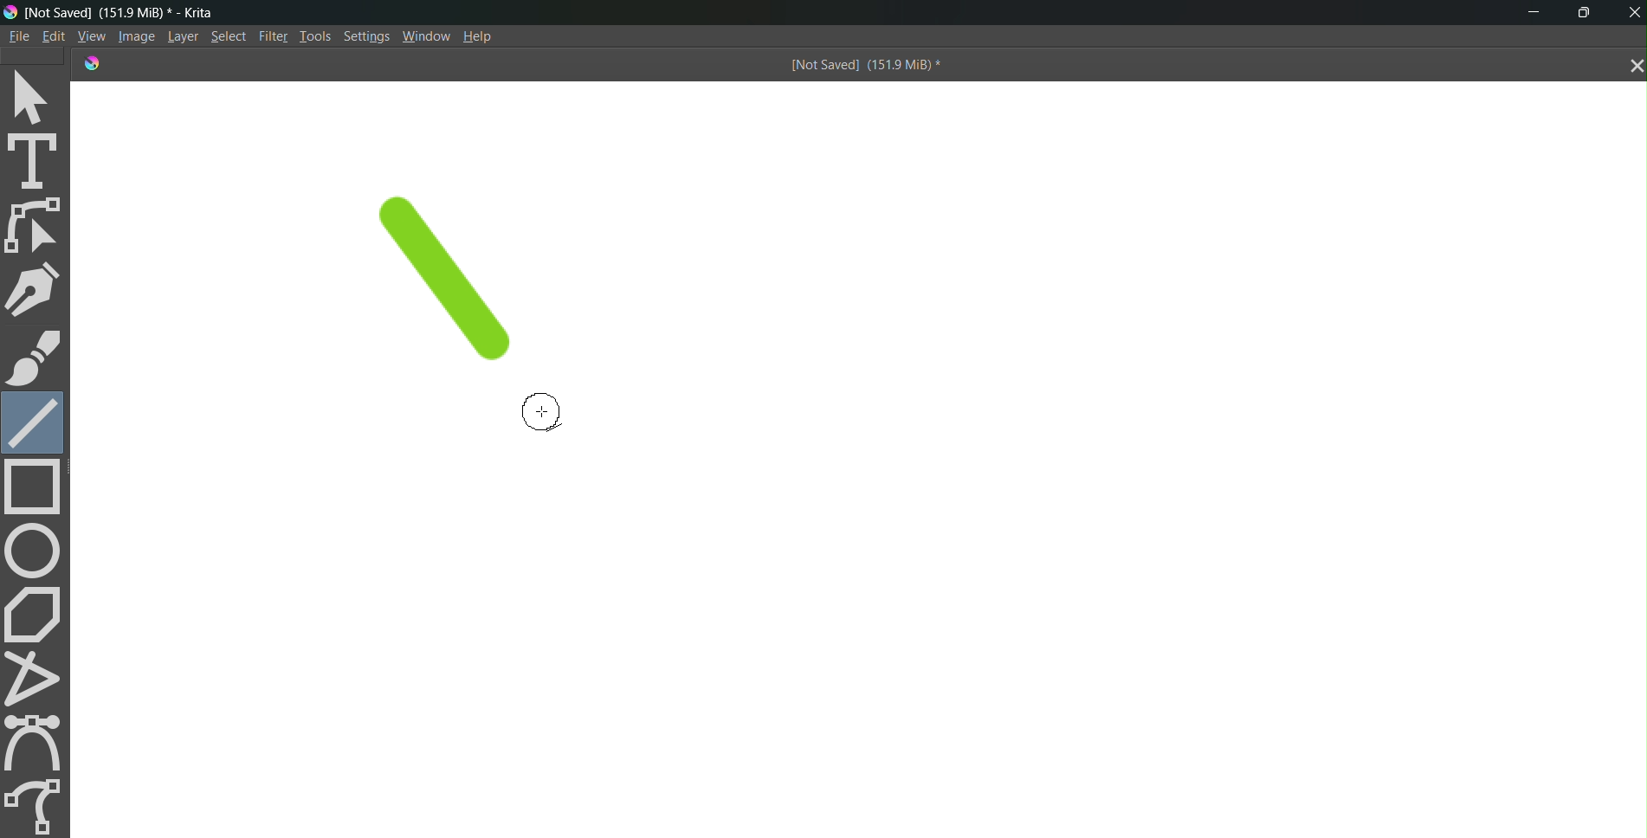  I want to click on polygon, so click(36, 613).